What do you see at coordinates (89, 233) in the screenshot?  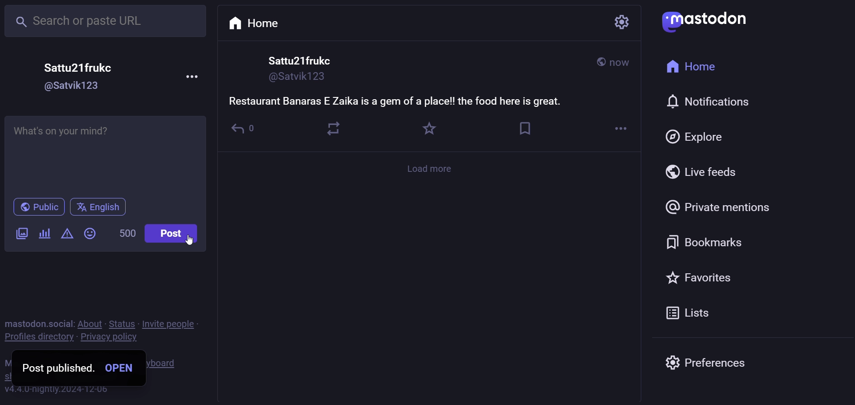 I see `emoji` at bounding box center [89, 233].